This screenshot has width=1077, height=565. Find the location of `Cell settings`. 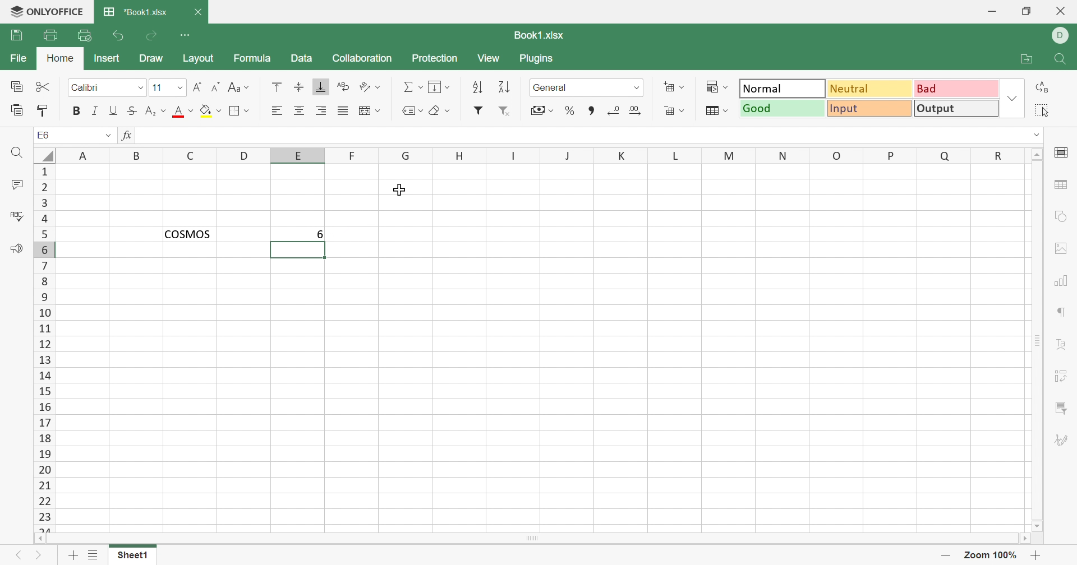

Cell settings is located at coordinates (1061, 154).